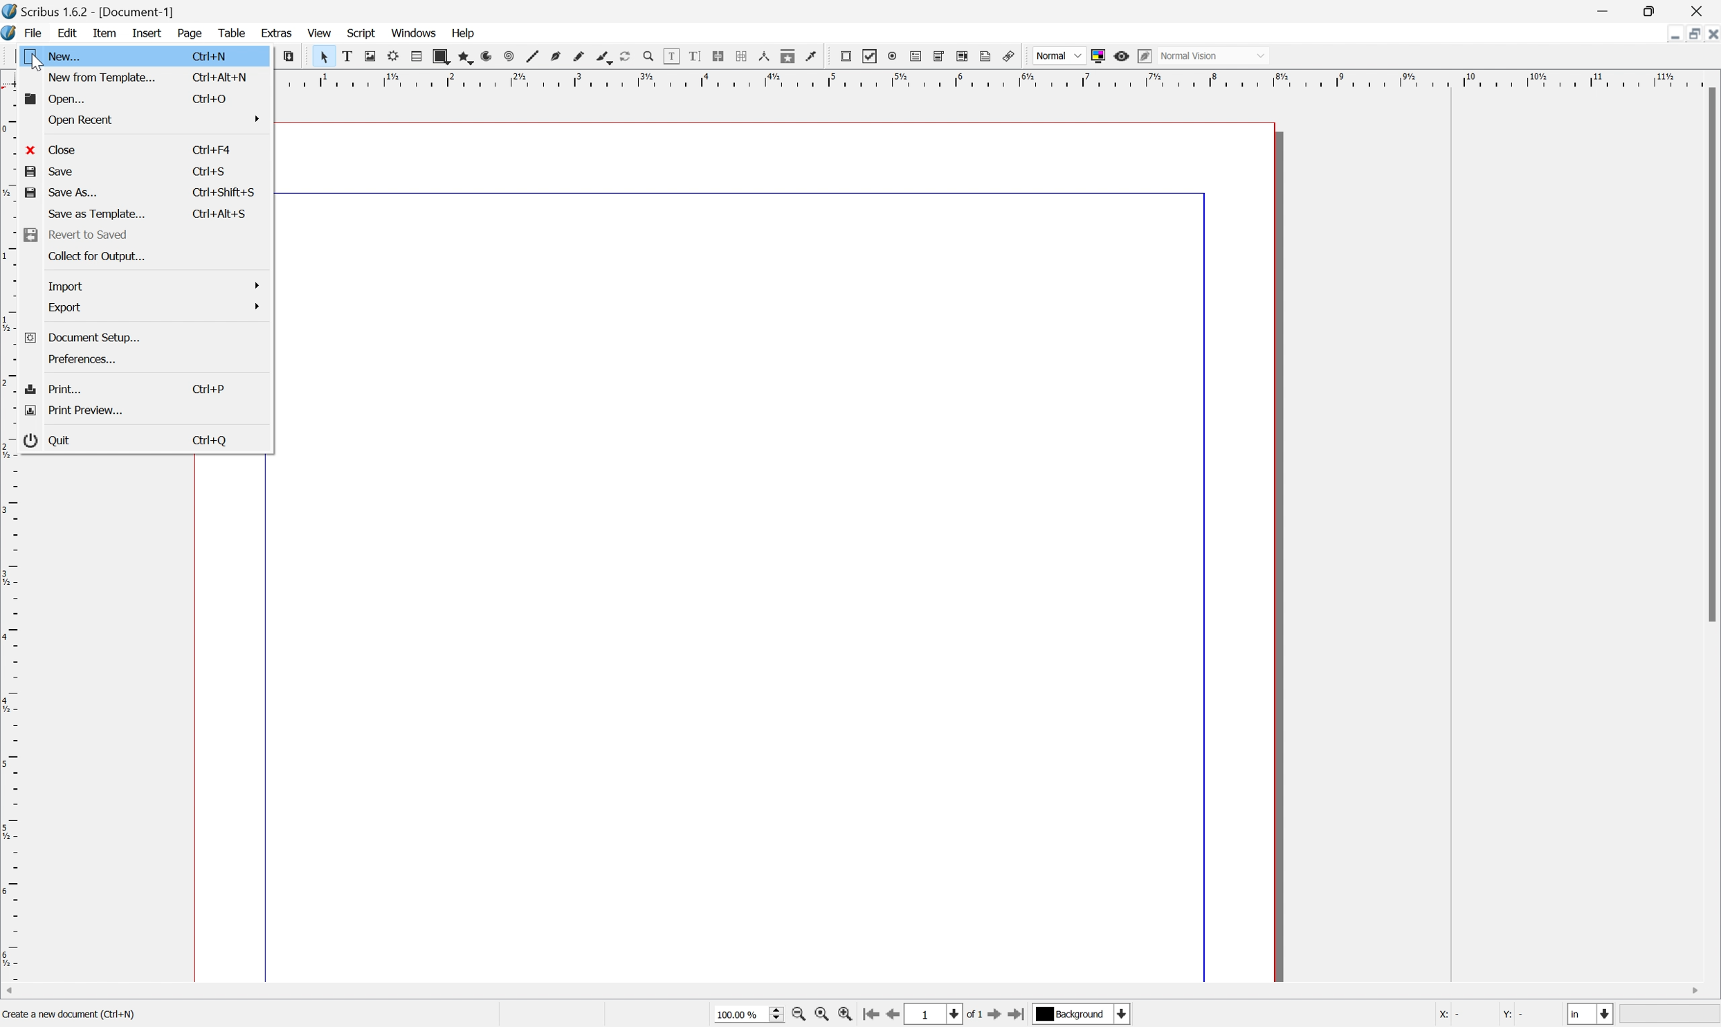 The height and width of the screenshot is (1027, 1721). What do you see at coordinates (696, 56) in the screenshot?
I see `Edit text with story editor` at bounding box center [696, 56].